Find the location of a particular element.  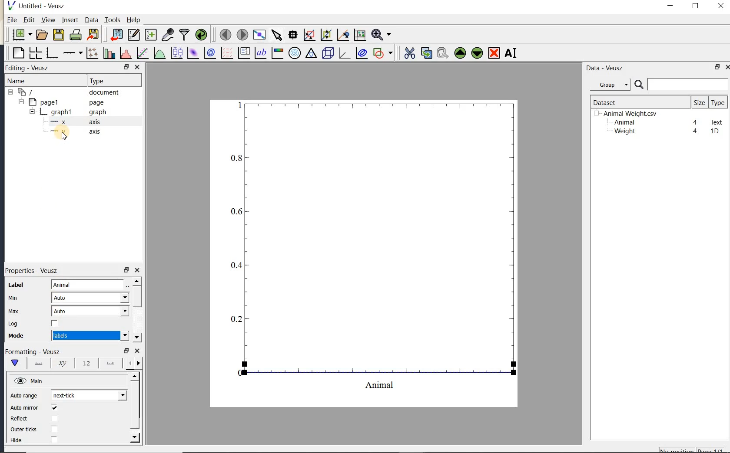

Label is located at coordinates (16, 285).